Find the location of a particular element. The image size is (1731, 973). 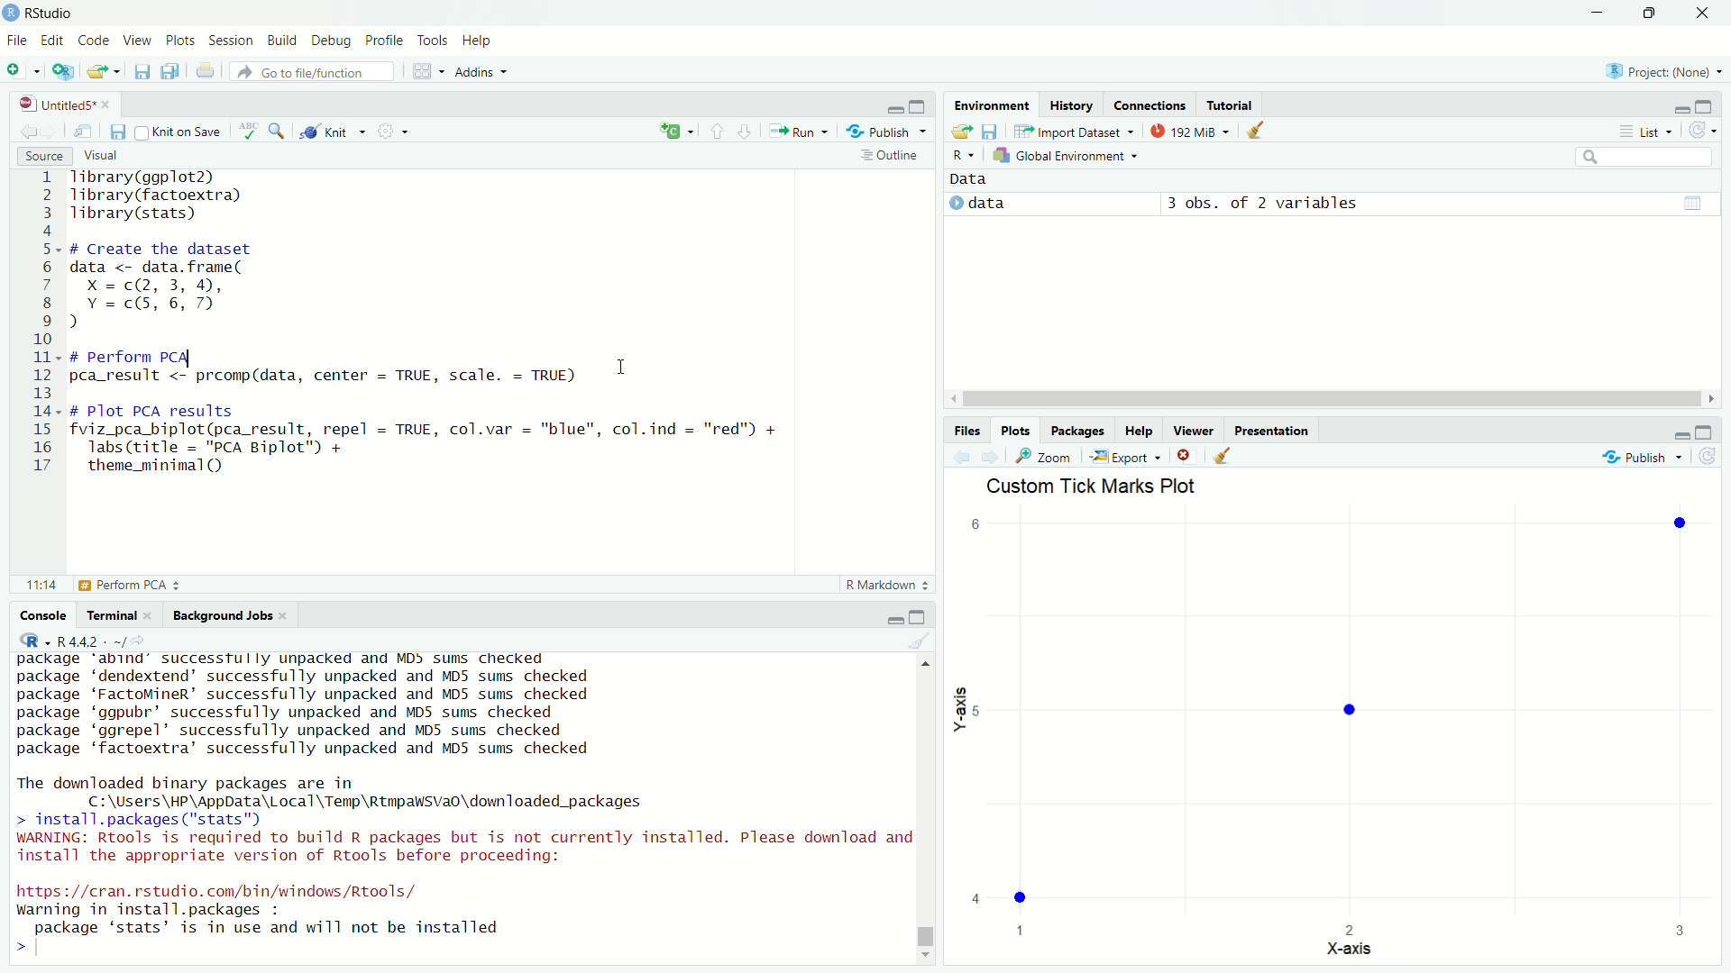

terminal is located at coordinates (119, 615).